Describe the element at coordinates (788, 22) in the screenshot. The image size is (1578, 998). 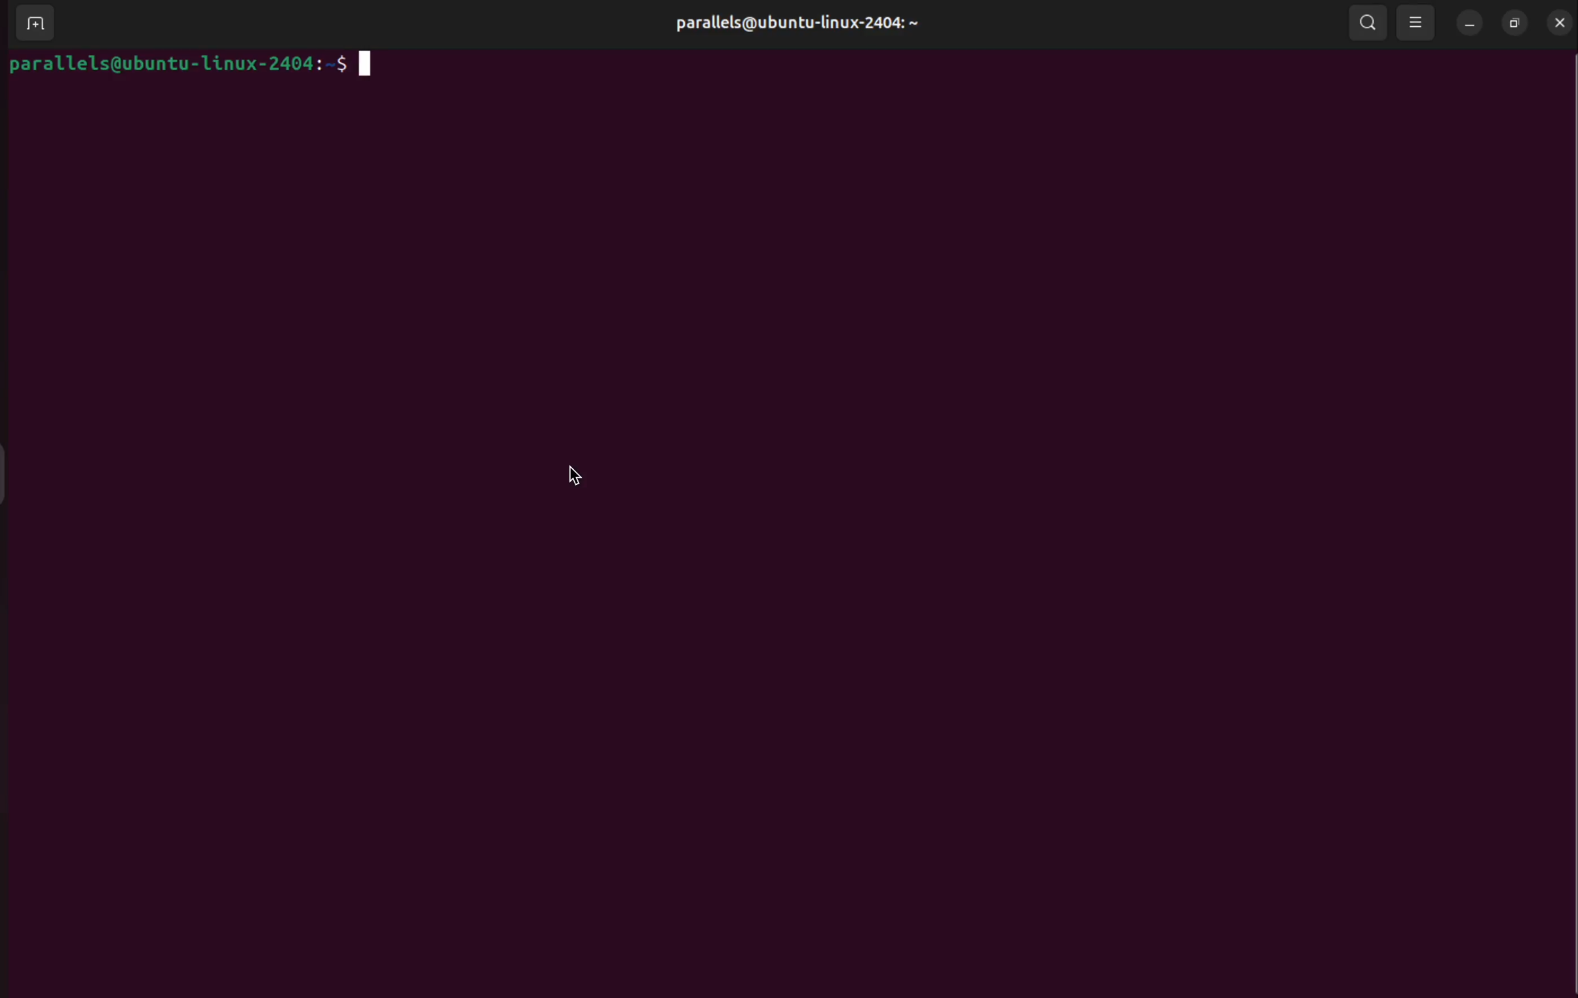
I see `parallels username` at that location.